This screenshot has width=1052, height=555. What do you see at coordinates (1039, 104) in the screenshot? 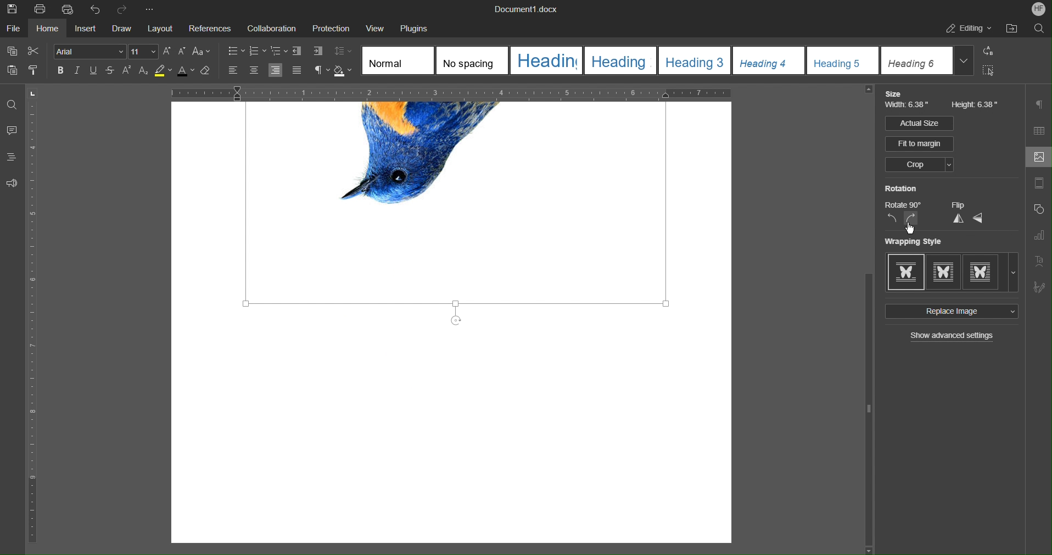
I see `Paragraph Settings` at bounding box center [1039, 104].